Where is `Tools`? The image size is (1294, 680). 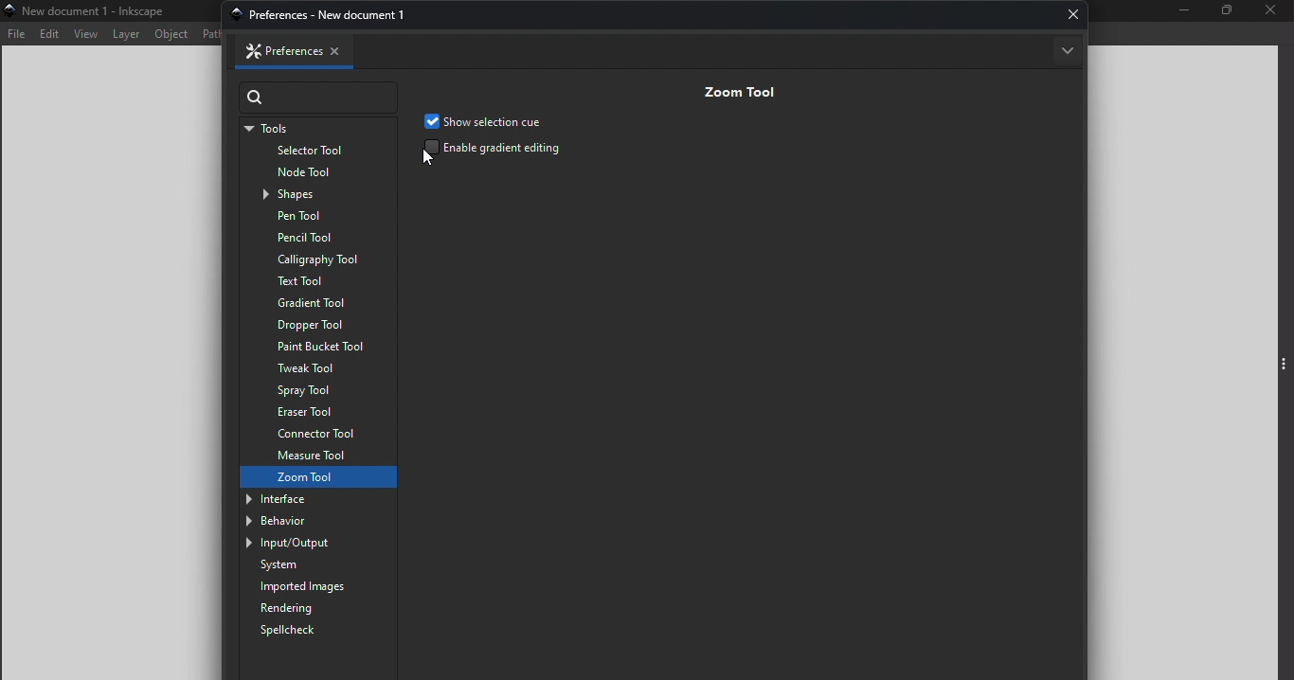
Tools is located at coordinates (315, 127).